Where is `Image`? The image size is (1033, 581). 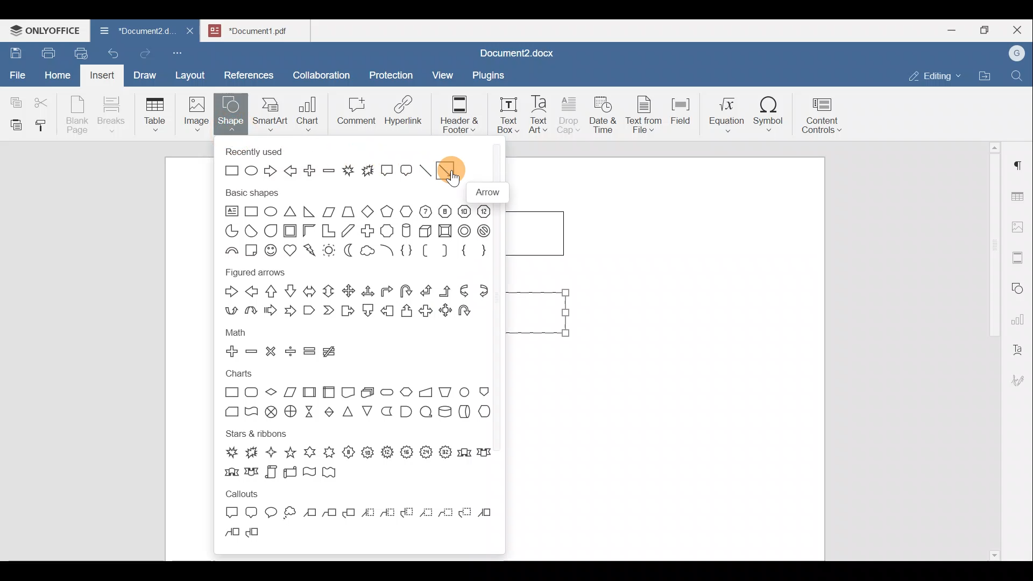 Image is located at coordinates (200, 110).